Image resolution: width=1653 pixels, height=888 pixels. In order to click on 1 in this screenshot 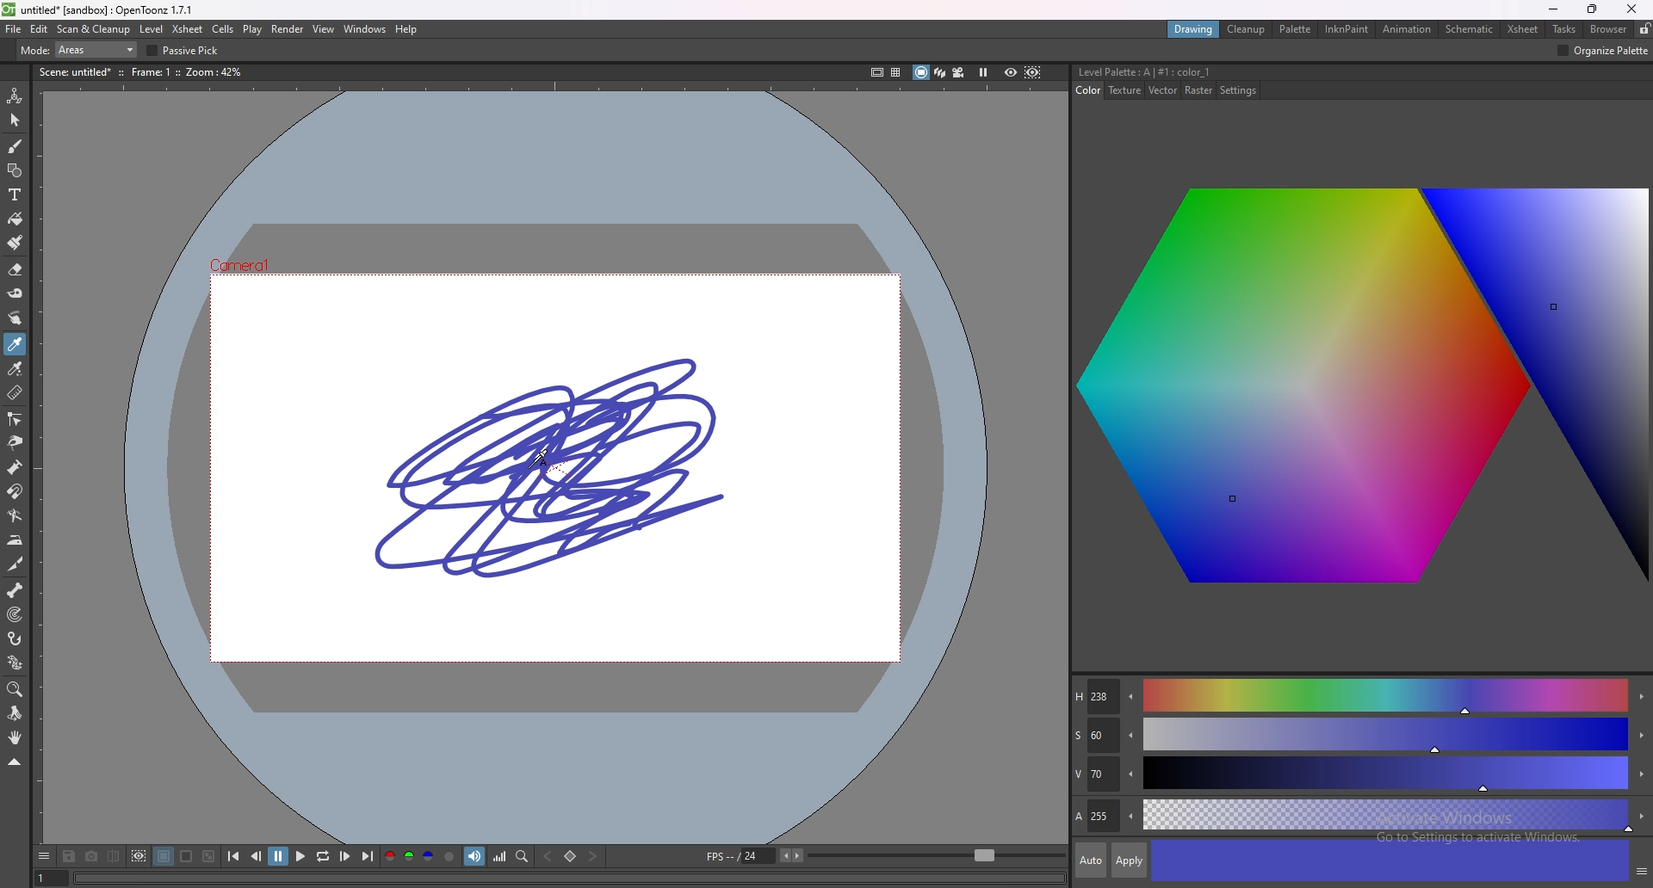, I will do `click(49, 877)`.